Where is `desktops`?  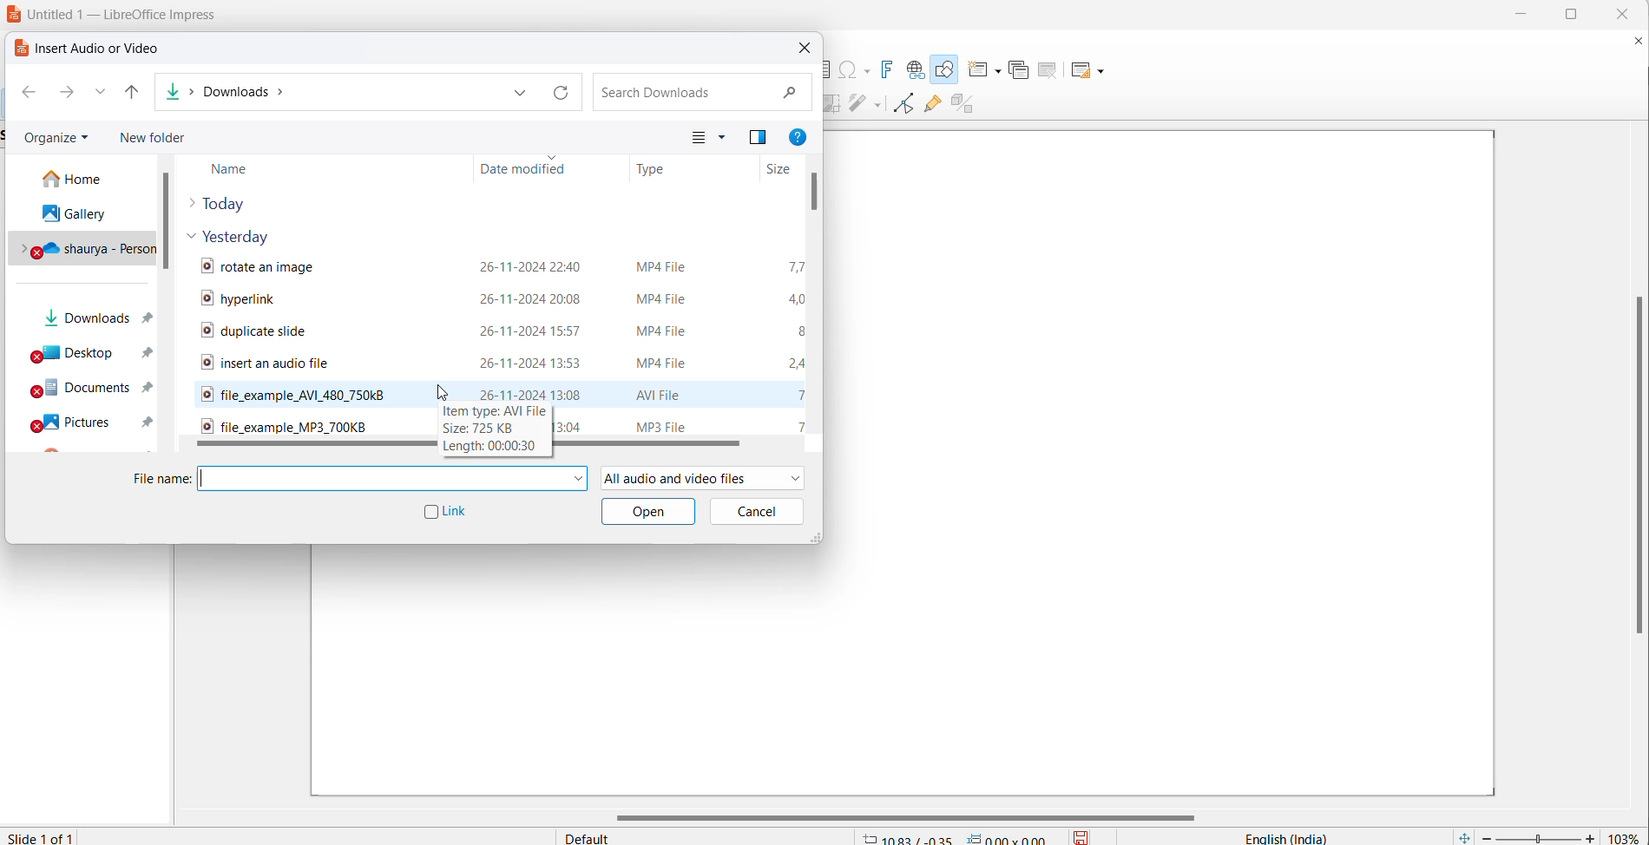 desktops is located at coordinates (91, 352).